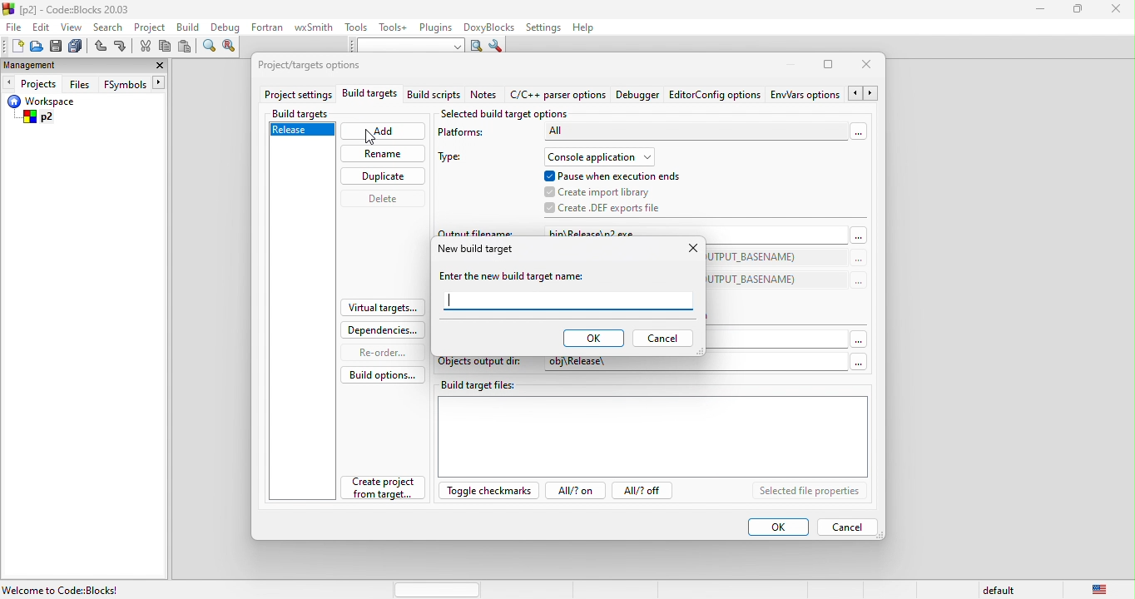 The height and width of the screenshot is (599, 1135). Describe the element at coordinates (385, 178) in the screenshot. I see `duplicate` at that location.